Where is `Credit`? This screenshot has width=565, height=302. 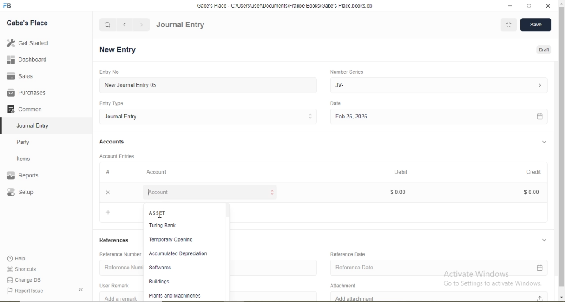 Credit is located at coordinates (532, 171).